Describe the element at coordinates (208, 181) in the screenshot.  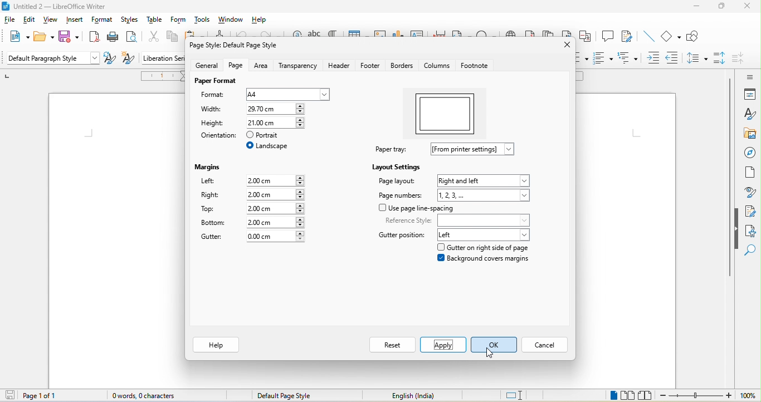
I see `left` at that location.